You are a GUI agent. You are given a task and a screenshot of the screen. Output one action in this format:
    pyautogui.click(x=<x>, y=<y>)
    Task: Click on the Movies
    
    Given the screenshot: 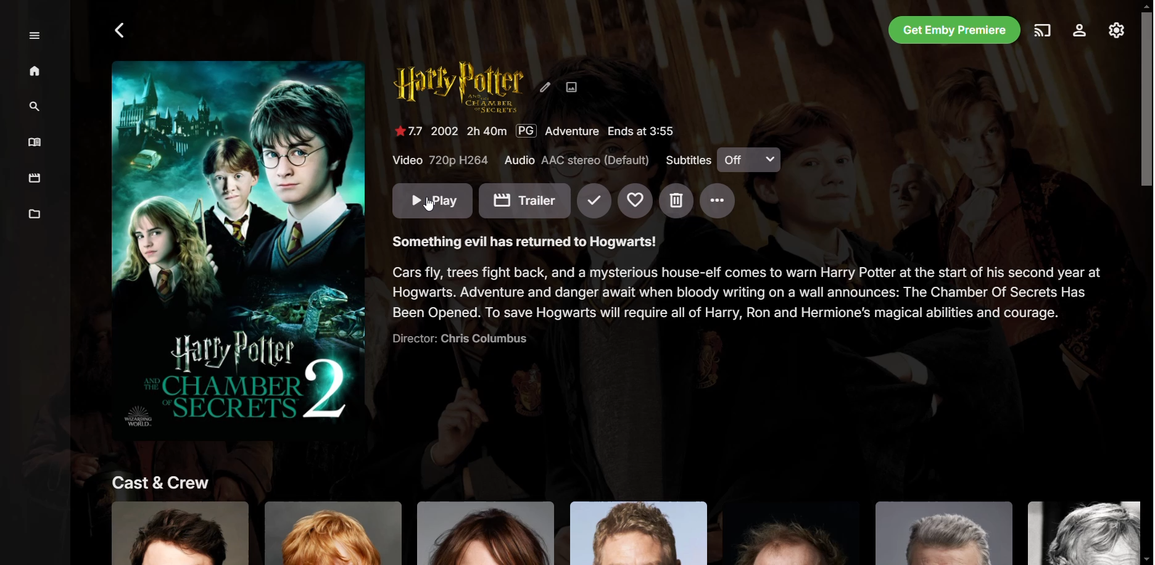 What is the action you would take?
    pyautogui.click(x=35, y=179)
    